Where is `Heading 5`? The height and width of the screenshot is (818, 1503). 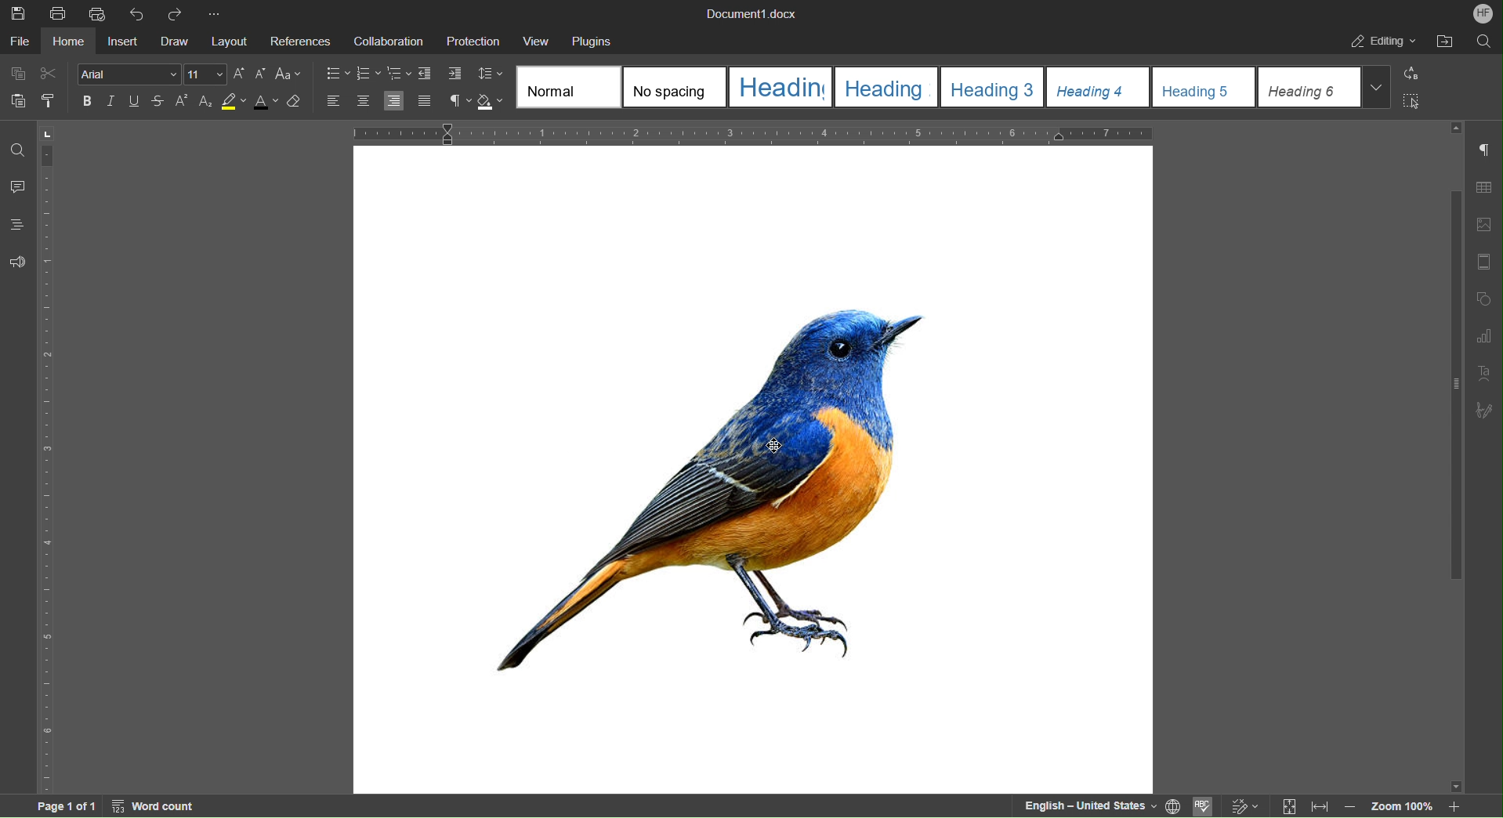 Heading 5 is located at coordinates (1204, 87).